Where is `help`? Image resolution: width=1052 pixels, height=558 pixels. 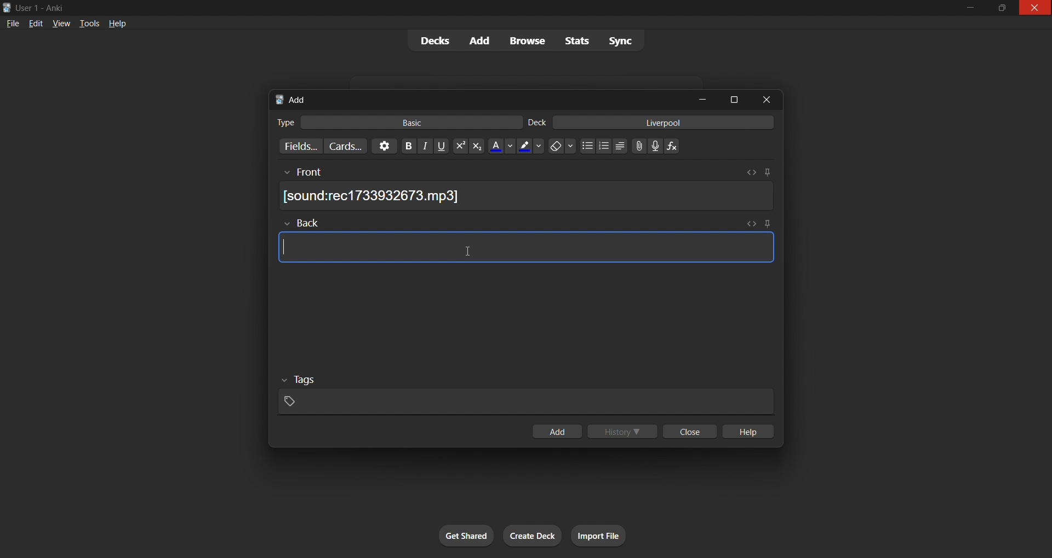 help is located at coordinates (752, 431).